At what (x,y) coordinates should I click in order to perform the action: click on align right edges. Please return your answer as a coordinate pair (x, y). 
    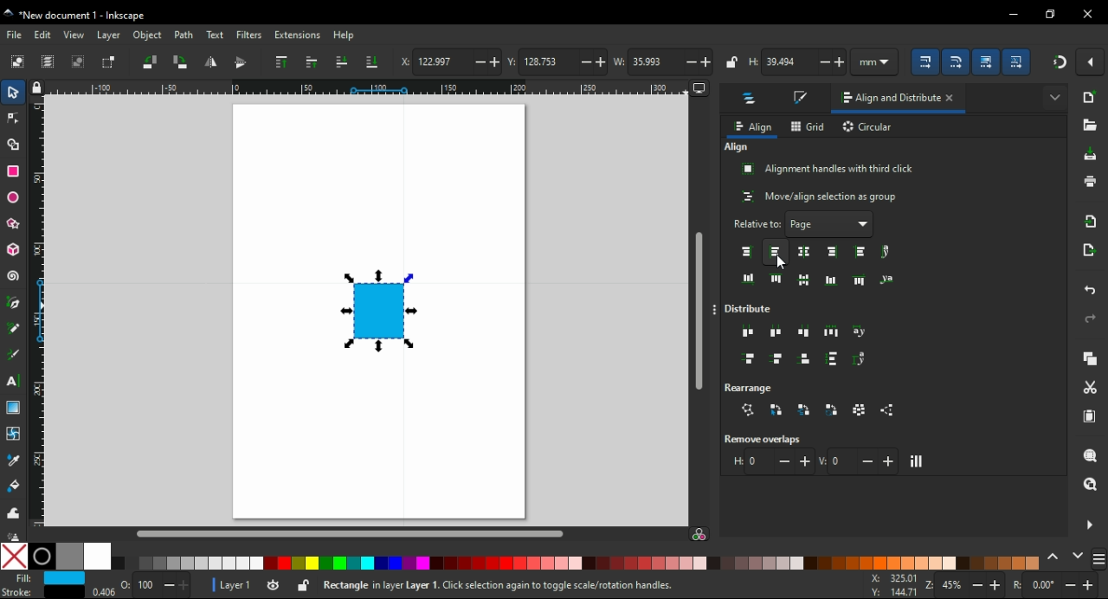
    Looking at the image, I should click on (832, 253).